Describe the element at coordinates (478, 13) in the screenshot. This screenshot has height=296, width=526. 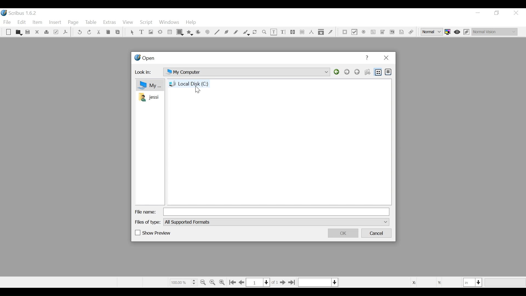
I see `minimize` at that location.